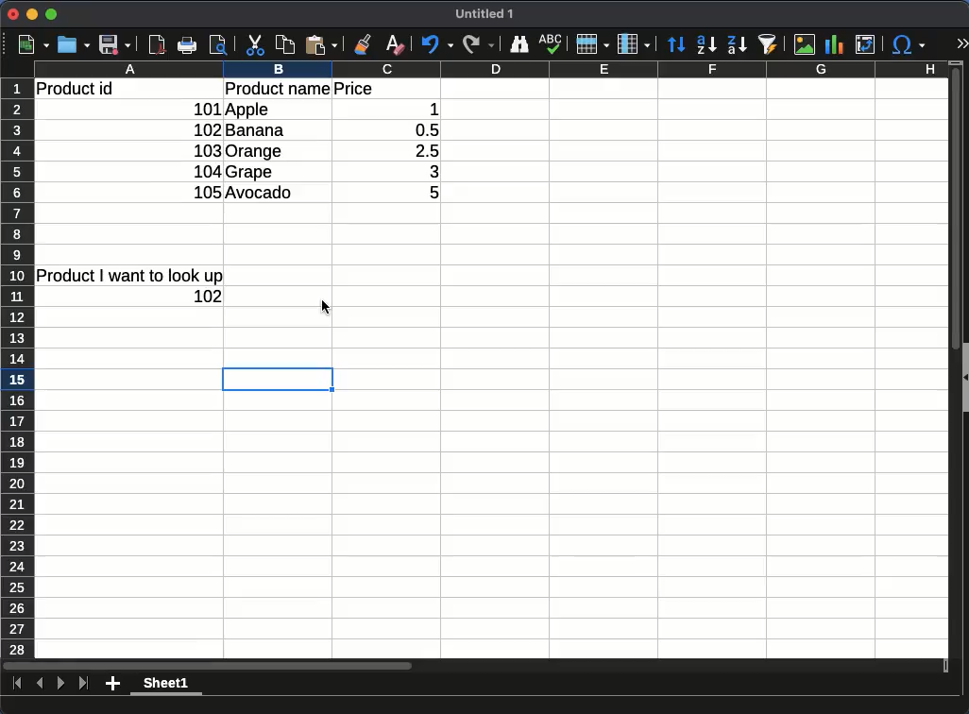 This screenshot has width=969, height=714. What do you see at coordinates (866, 44) in the screenshot?
I see `pivot table` at bounding box center [866, 44].